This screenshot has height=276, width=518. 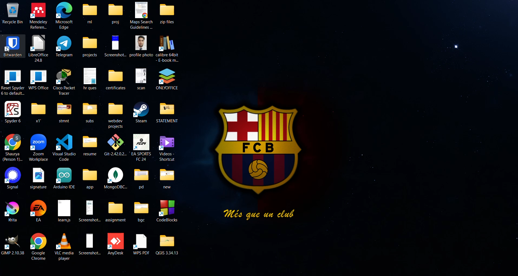 I want to click on Google Chrome, so click(x=38, y=247).